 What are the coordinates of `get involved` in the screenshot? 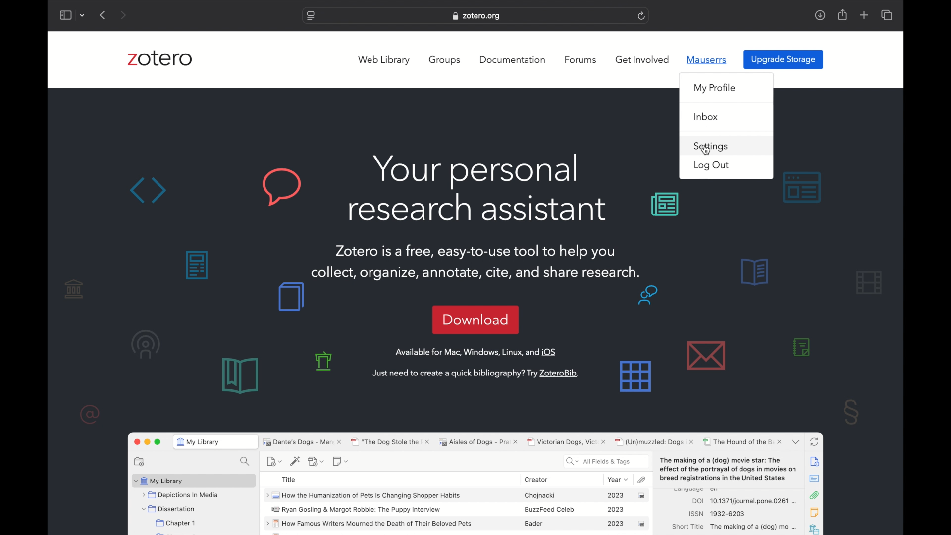 It's located at (642, 60).